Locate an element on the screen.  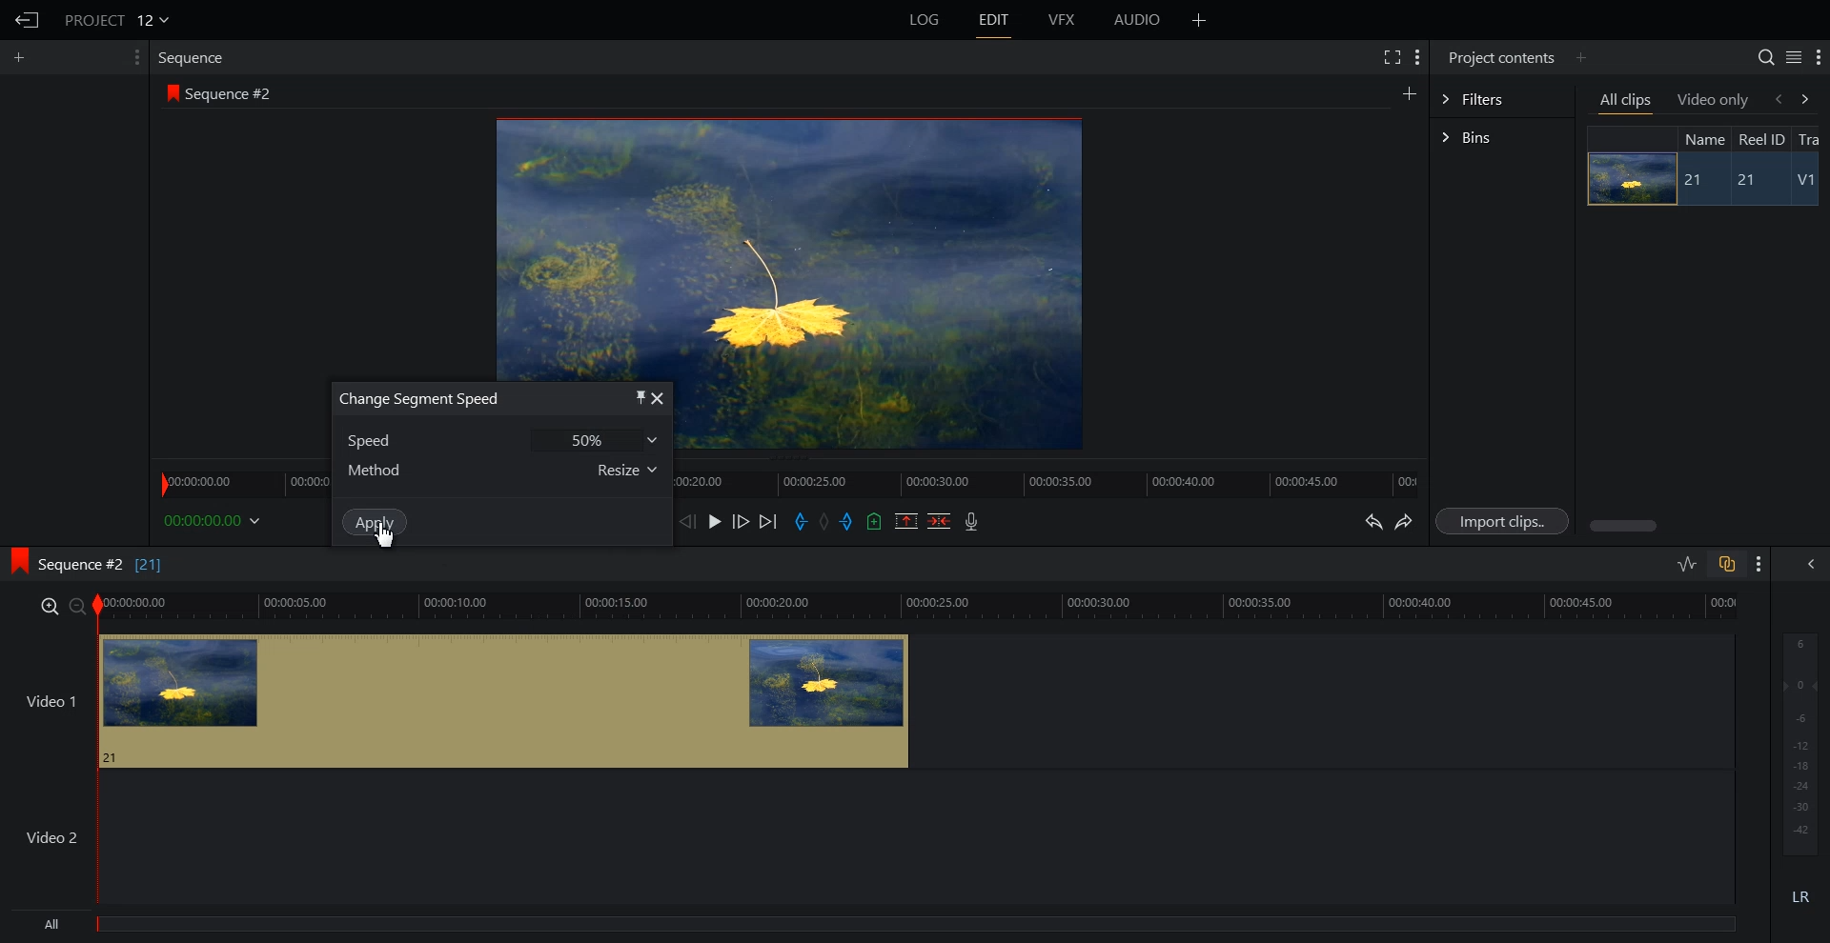
PROJECT 12 is located at coordinates (117, 19).